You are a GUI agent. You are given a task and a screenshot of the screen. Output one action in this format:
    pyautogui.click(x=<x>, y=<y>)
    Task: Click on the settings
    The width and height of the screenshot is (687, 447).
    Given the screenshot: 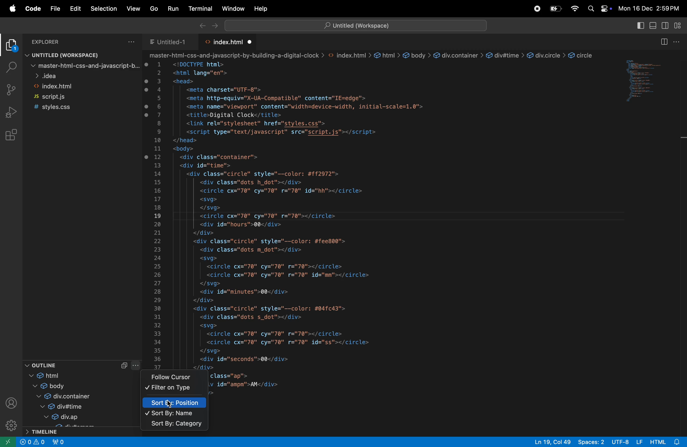 What is the action you would take?
    pyautogui.click(x=10, y=426)
    